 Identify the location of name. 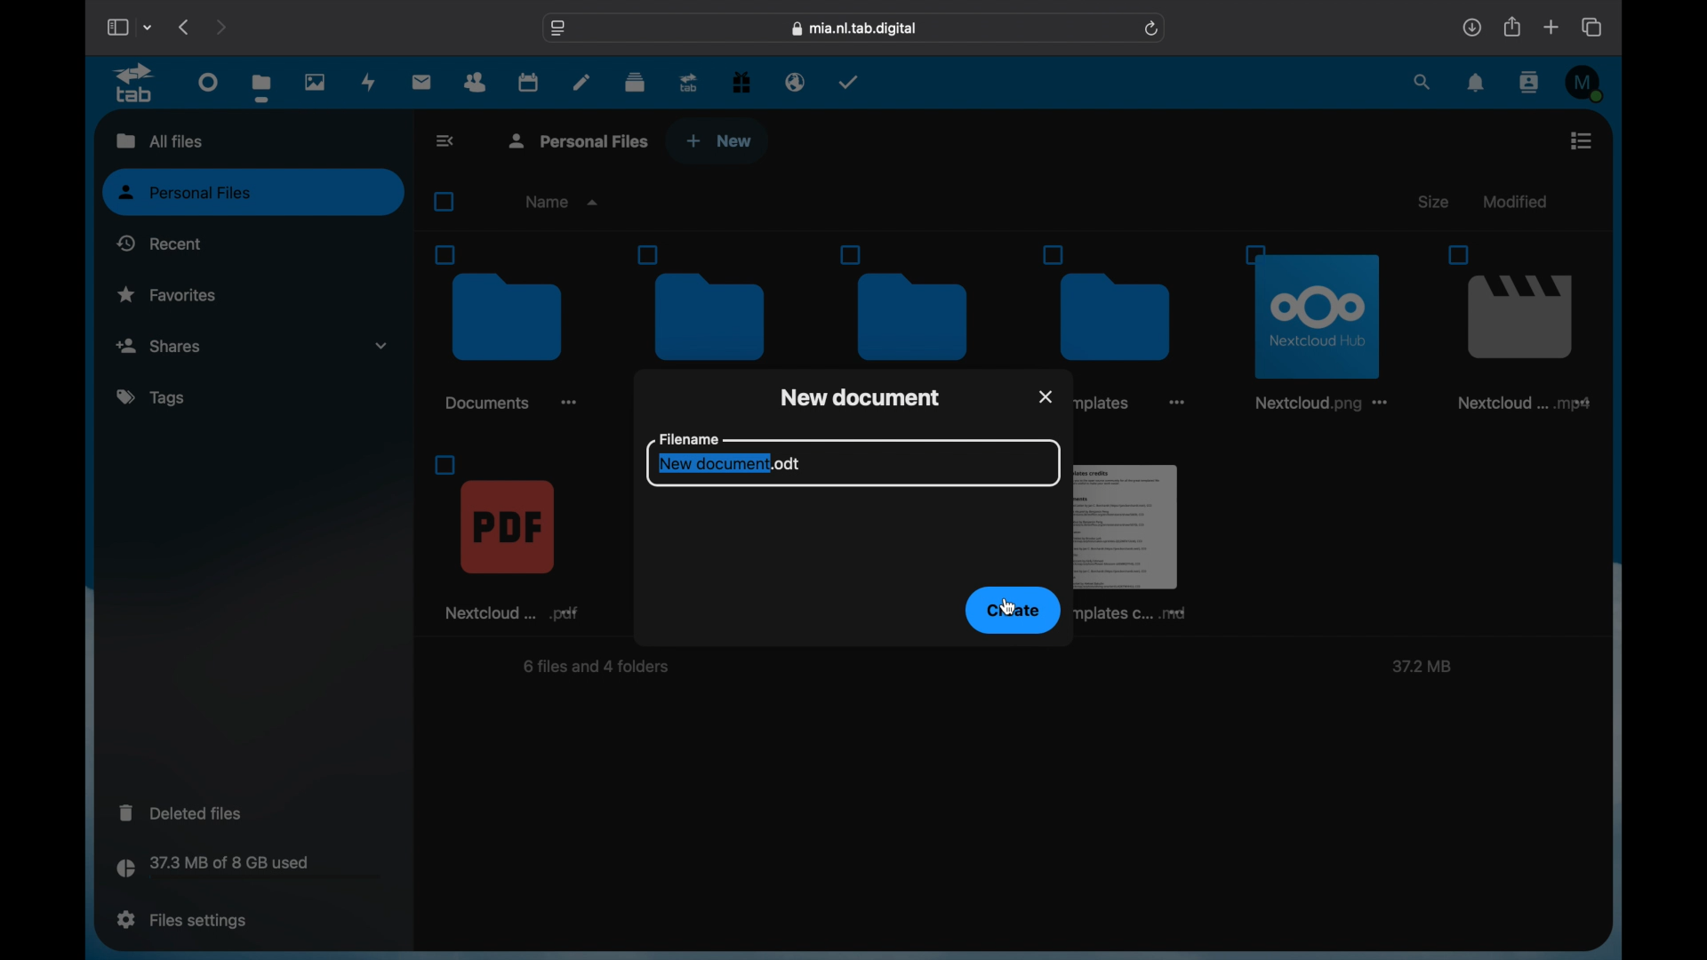
(564, 202).